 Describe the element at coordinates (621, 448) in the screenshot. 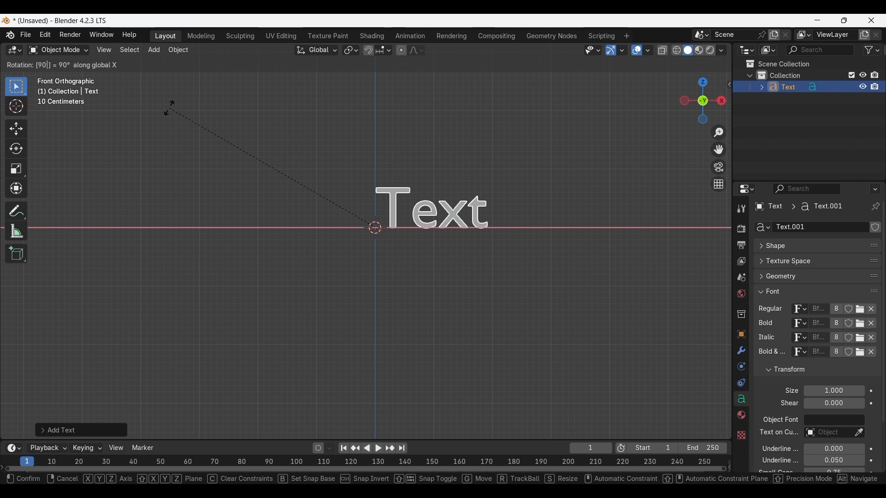

I see `Use preview range` at that location.